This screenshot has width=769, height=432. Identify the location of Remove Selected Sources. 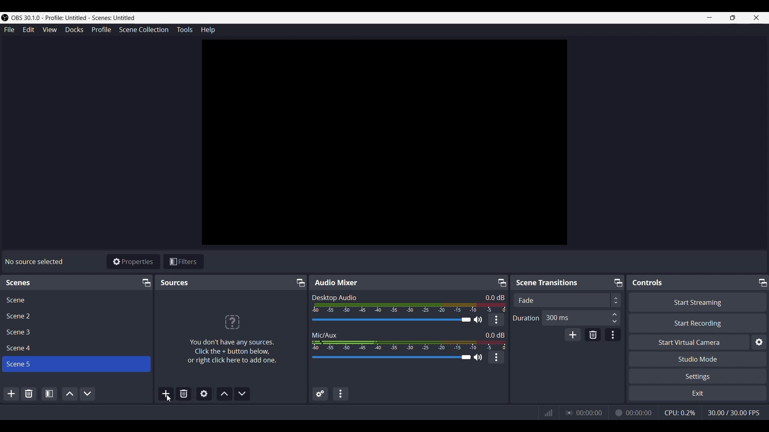
(183, 394).